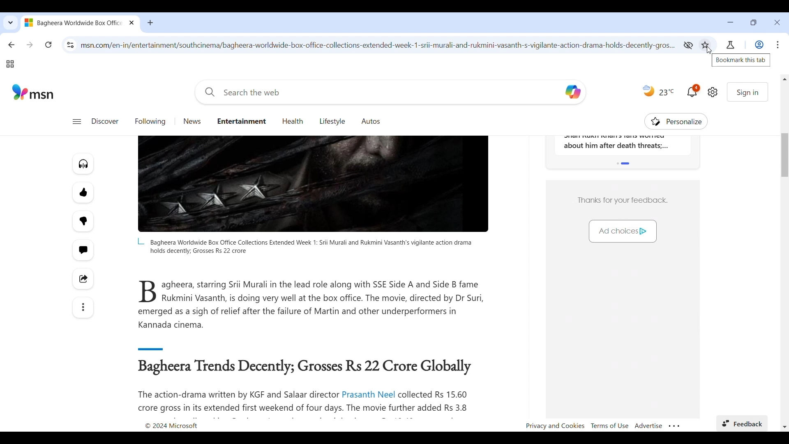 The width and height of the screenshot is (789, 444). I want to click on Description of Bookmark this tab, so click(741, 60).